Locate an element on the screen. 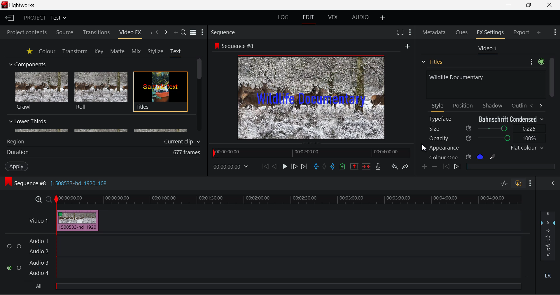 Image resolution: width=560 pixels, height=295 pixels. Full Screen is located at coordinates (400, 32).